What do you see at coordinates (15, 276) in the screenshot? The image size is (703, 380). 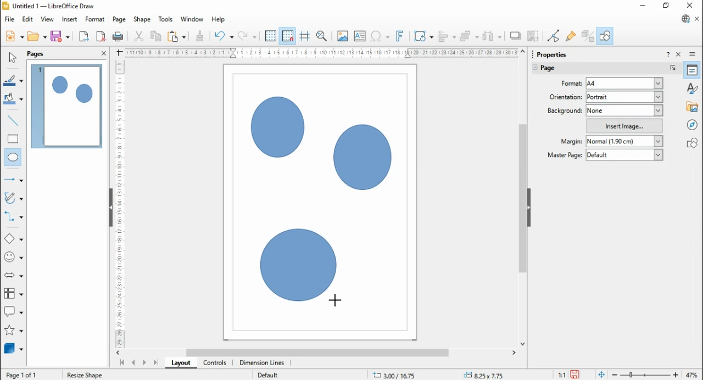 I see `block arrows` at bounding box center [15, 276].